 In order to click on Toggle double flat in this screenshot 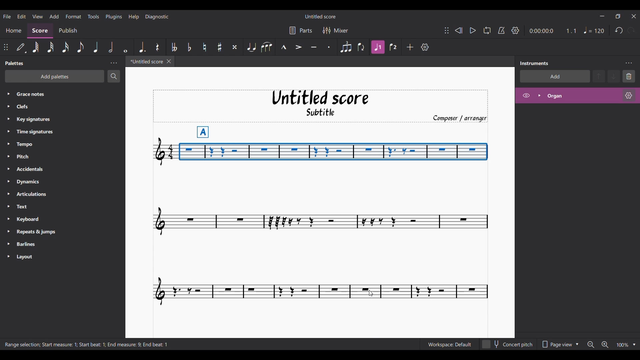, I will do `click(174, 47)`.